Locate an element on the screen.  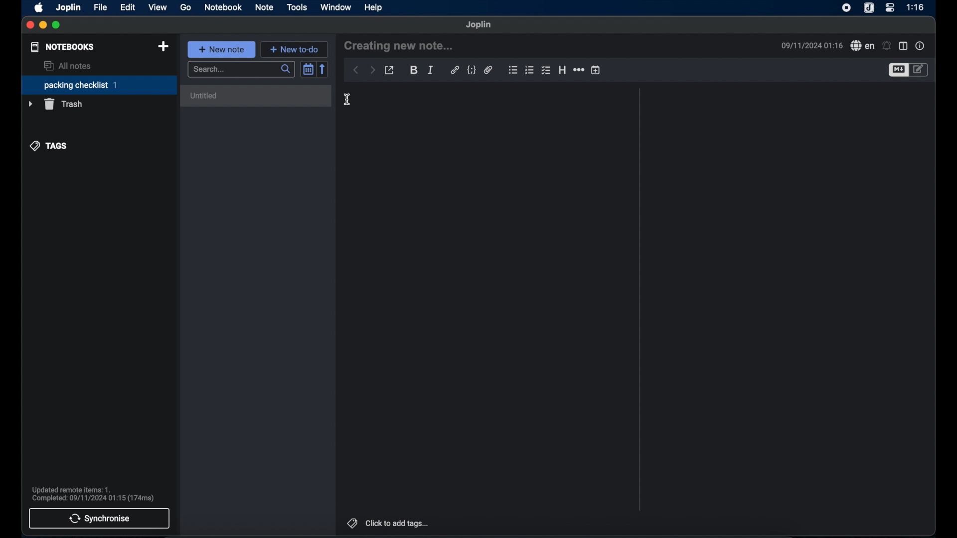
horizontal rule is located at coordinates (578, 70).